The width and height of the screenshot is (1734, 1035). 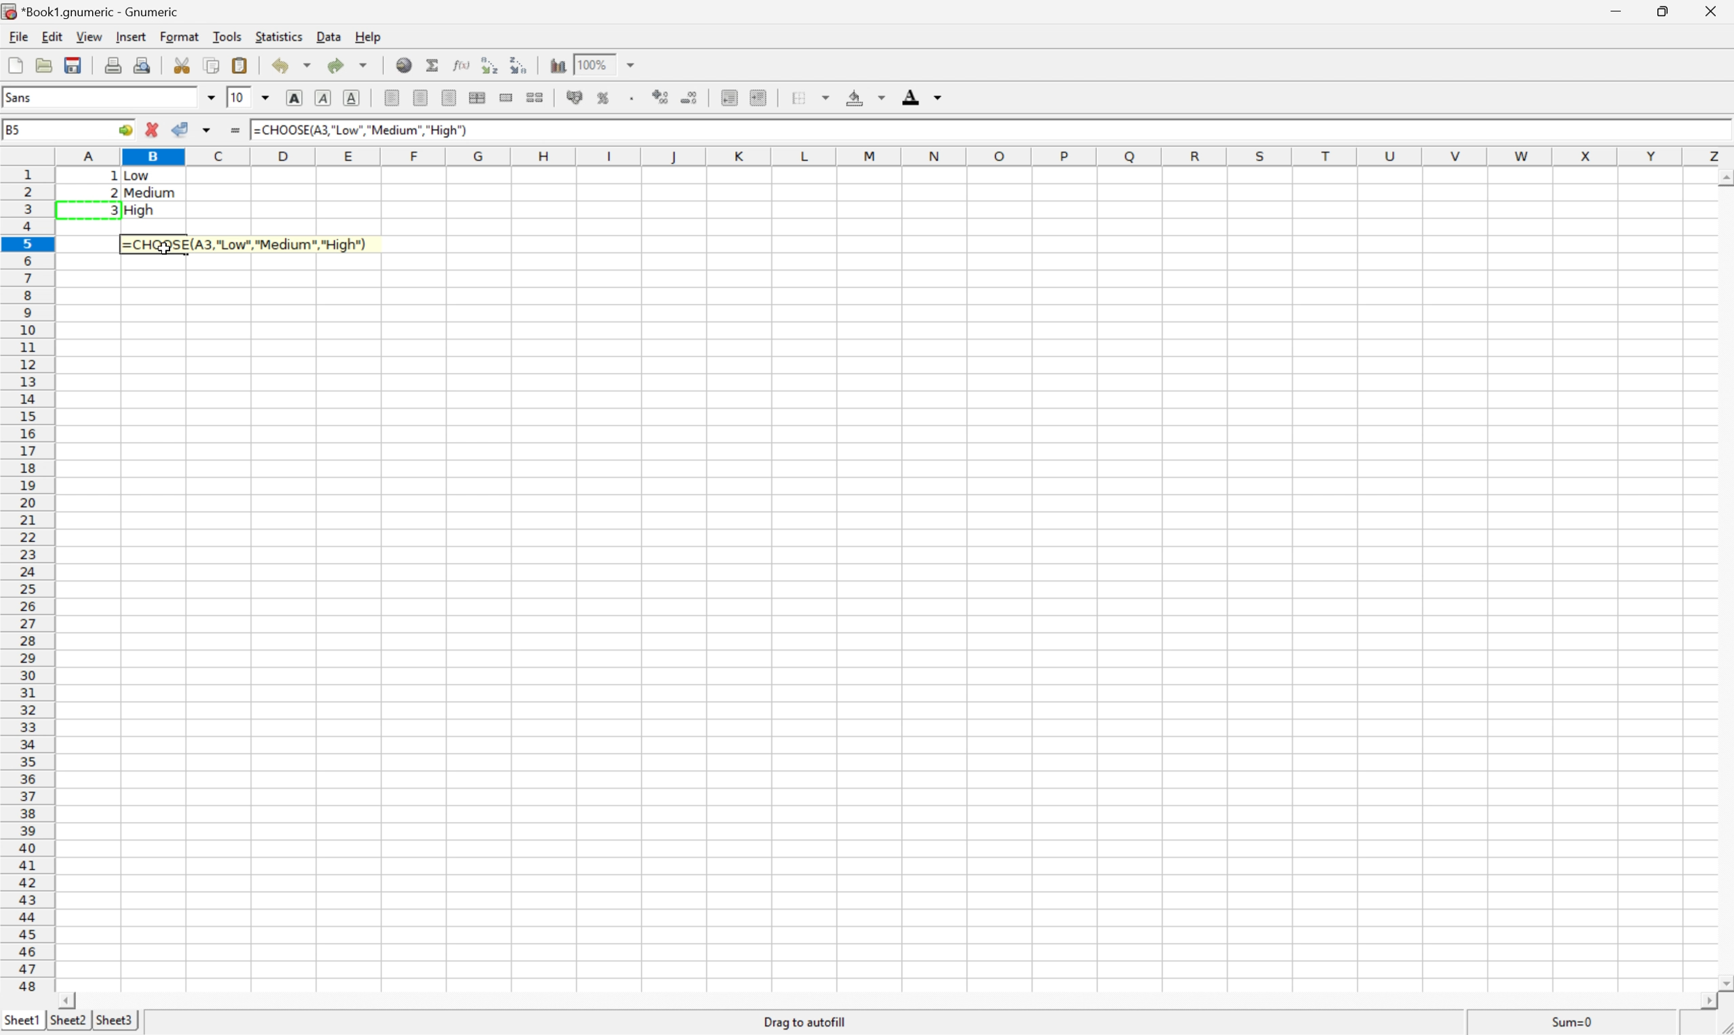 I want to click on 10, so click(x=237, y=98).